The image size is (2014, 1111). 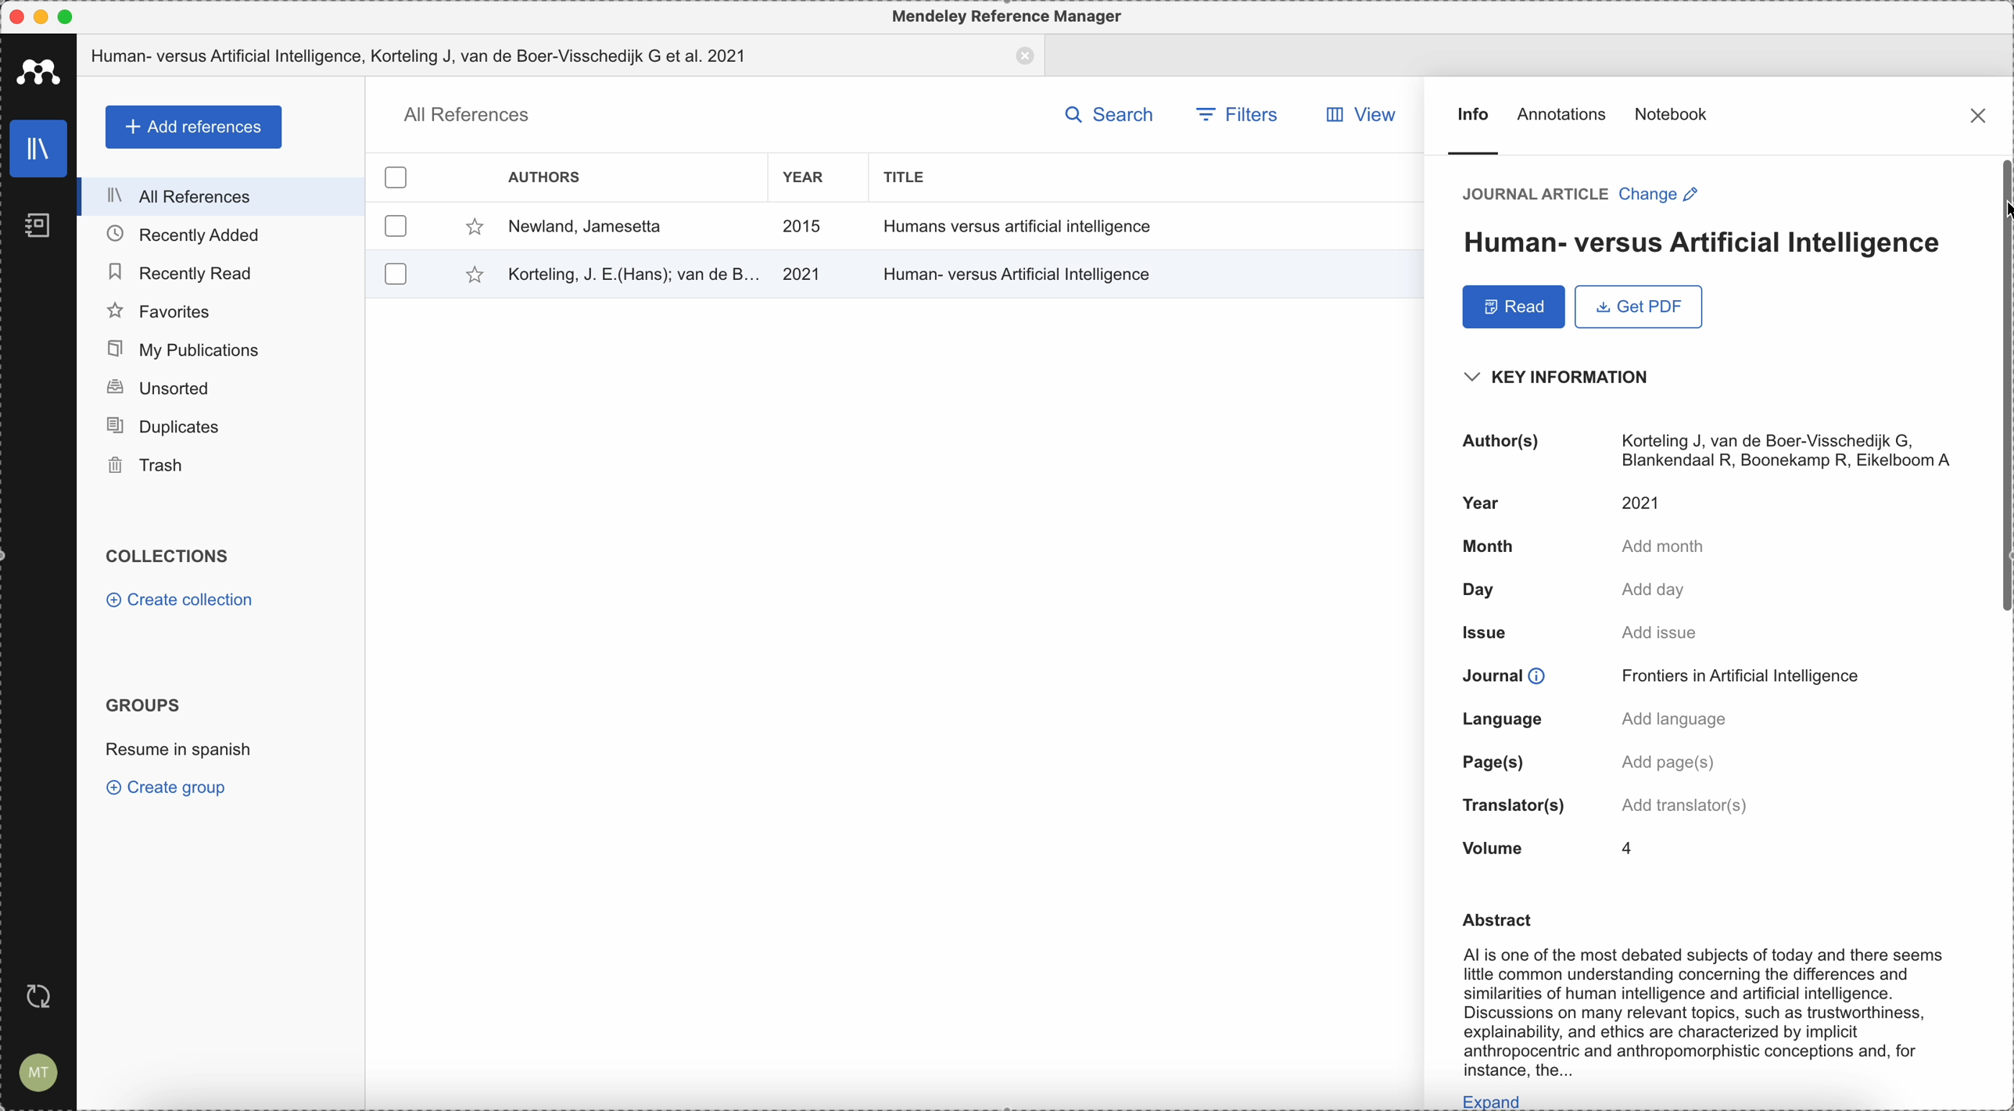 I want to click on issue add issue, so click(x=1579, y=630).